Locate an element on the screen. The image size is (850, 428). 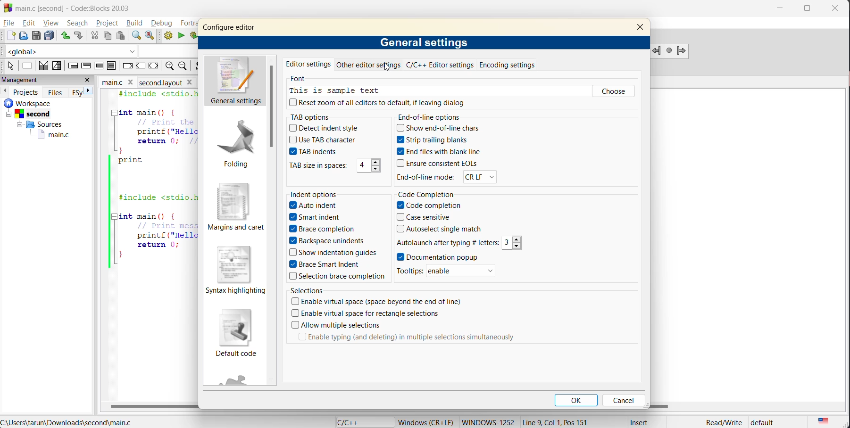
find is located at coordinates (135, 36).